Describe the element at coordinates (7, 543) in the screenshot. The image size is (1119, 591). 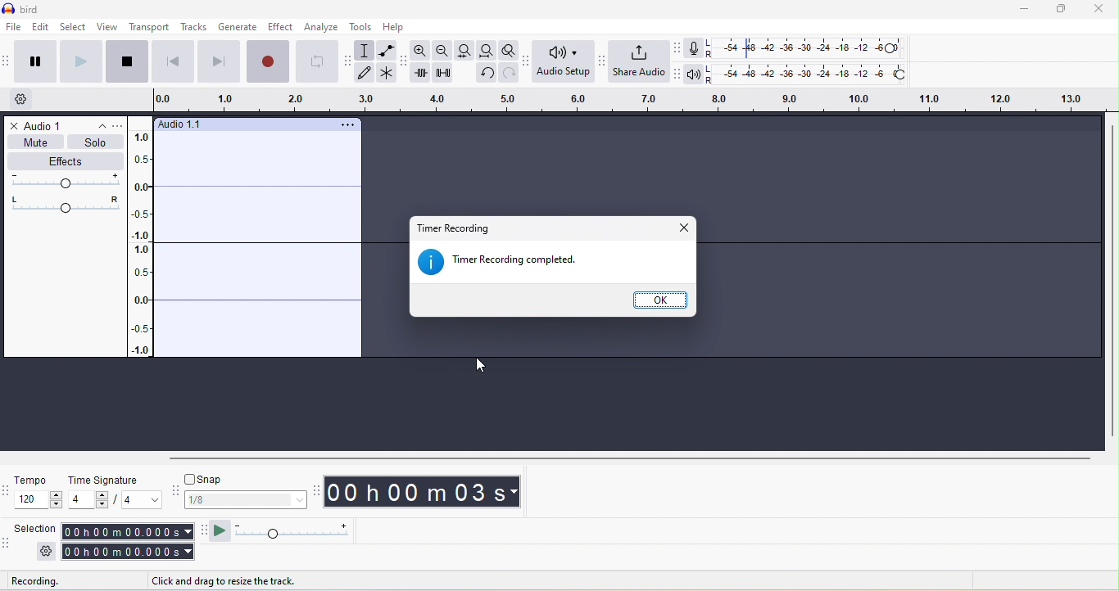
I see `audacity selection toolbar` at that location.